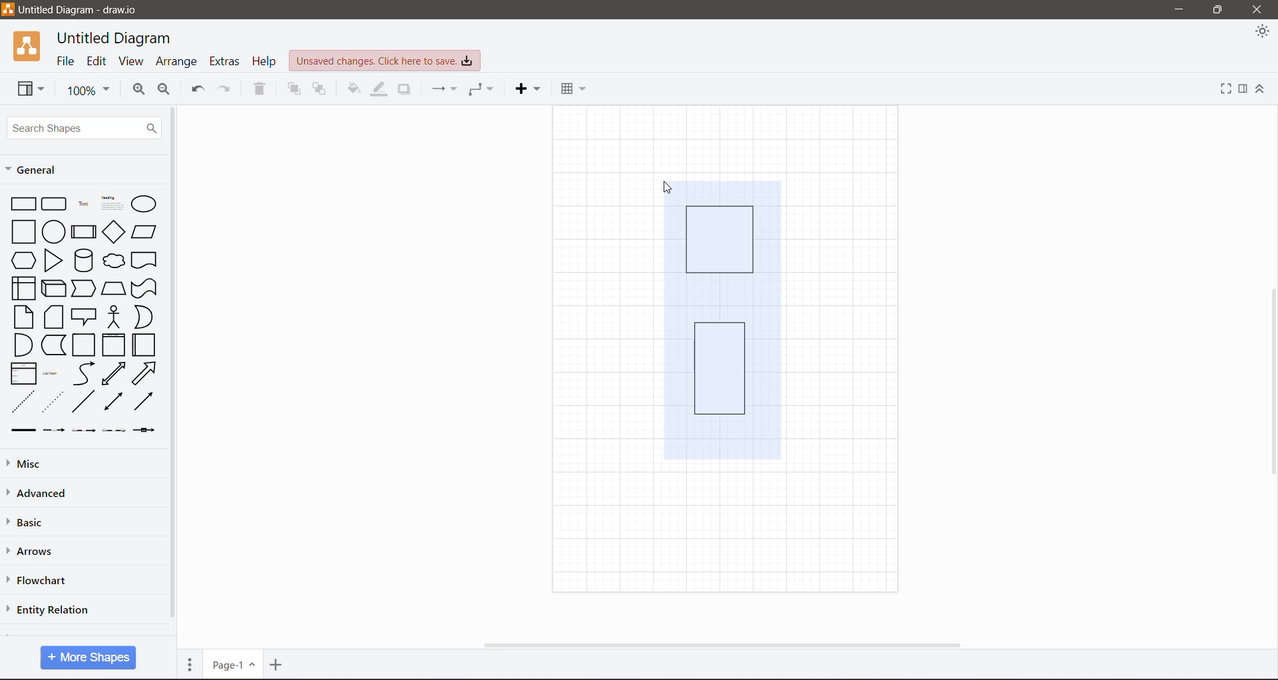 Image resolution: width=1278 pixels, height=680 pixels. I want to click on Waypoints, so click(481, 90).